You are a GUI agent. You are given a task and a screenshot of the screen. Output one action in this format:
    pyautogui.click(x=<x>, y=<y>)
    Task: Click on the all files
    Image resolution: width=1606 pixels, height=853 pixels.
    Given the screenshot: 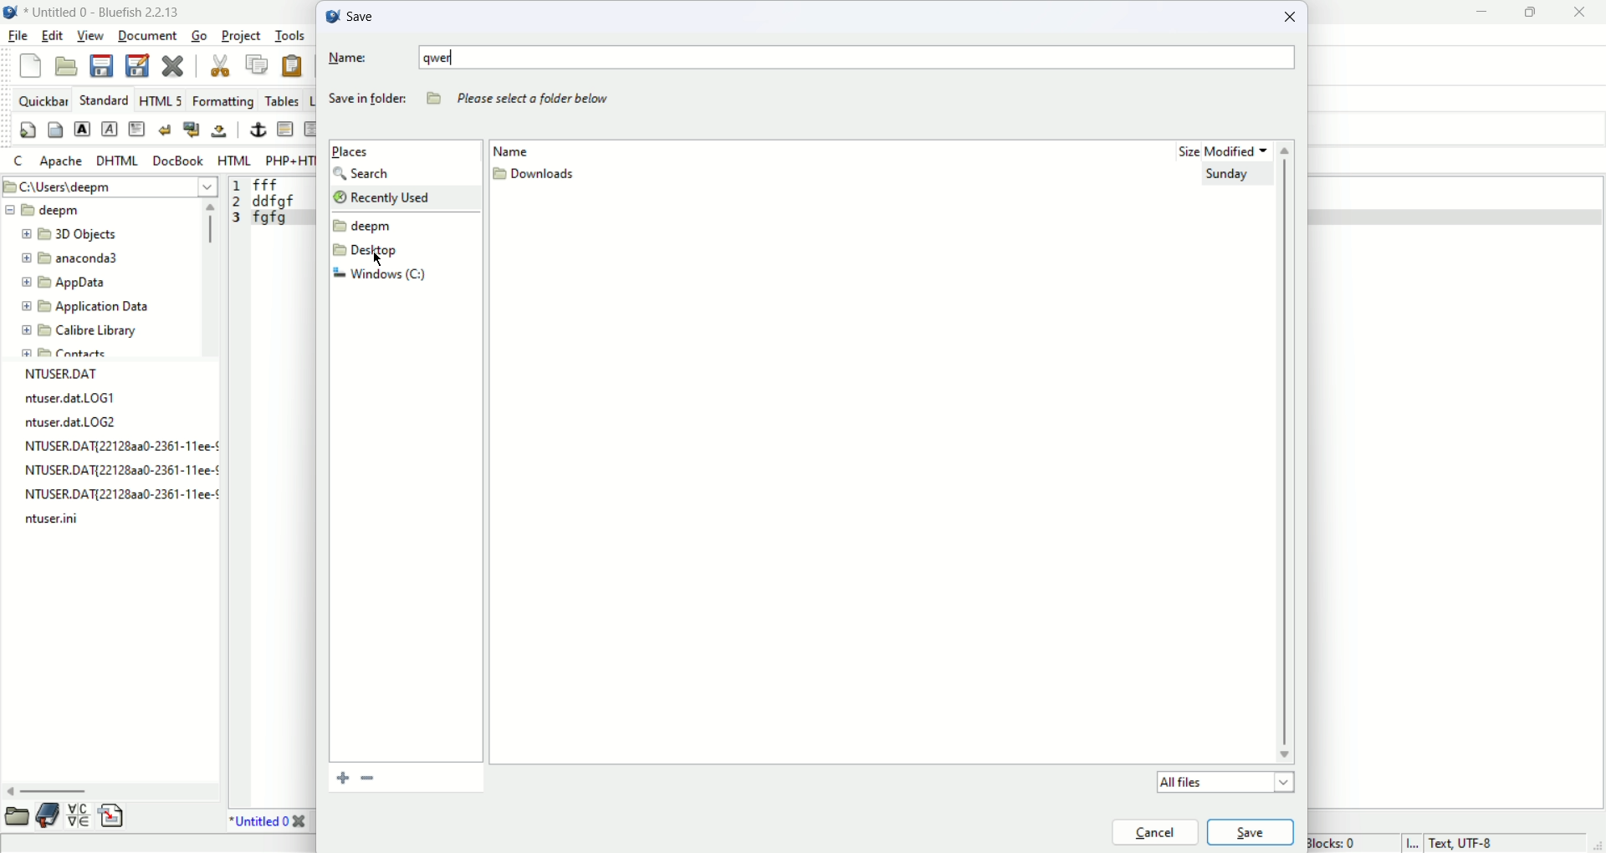 What is the action you would take?
    pyautogui.click(x=1221, y=782)
    